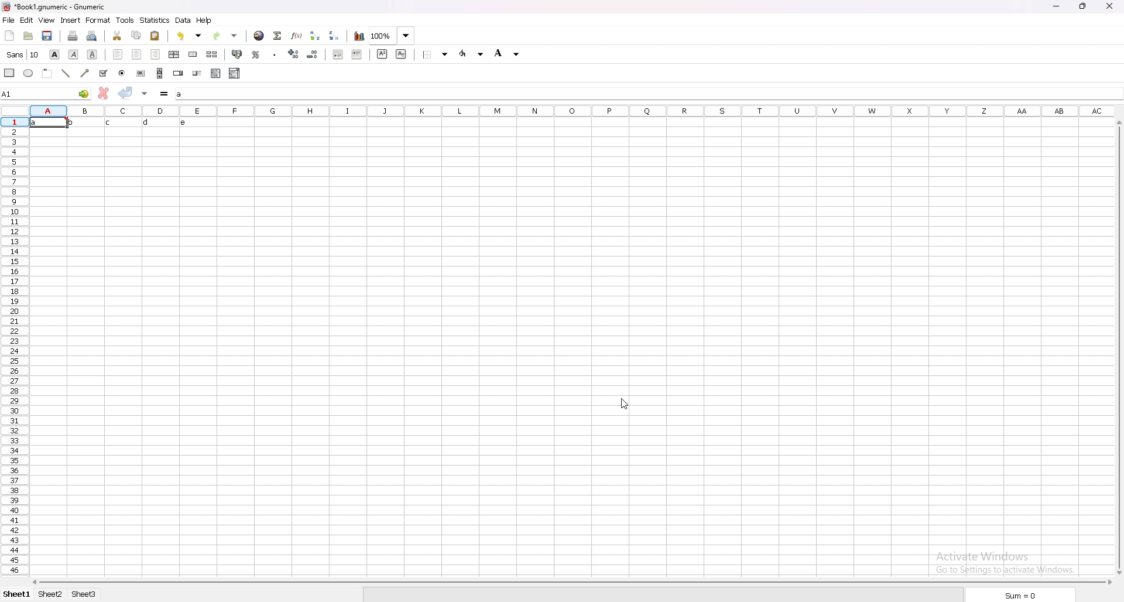 This screenshot has width=1124, height=602. Describe the element at coordinates (383, 54) in the screenshot. I see `superscript` at that location.